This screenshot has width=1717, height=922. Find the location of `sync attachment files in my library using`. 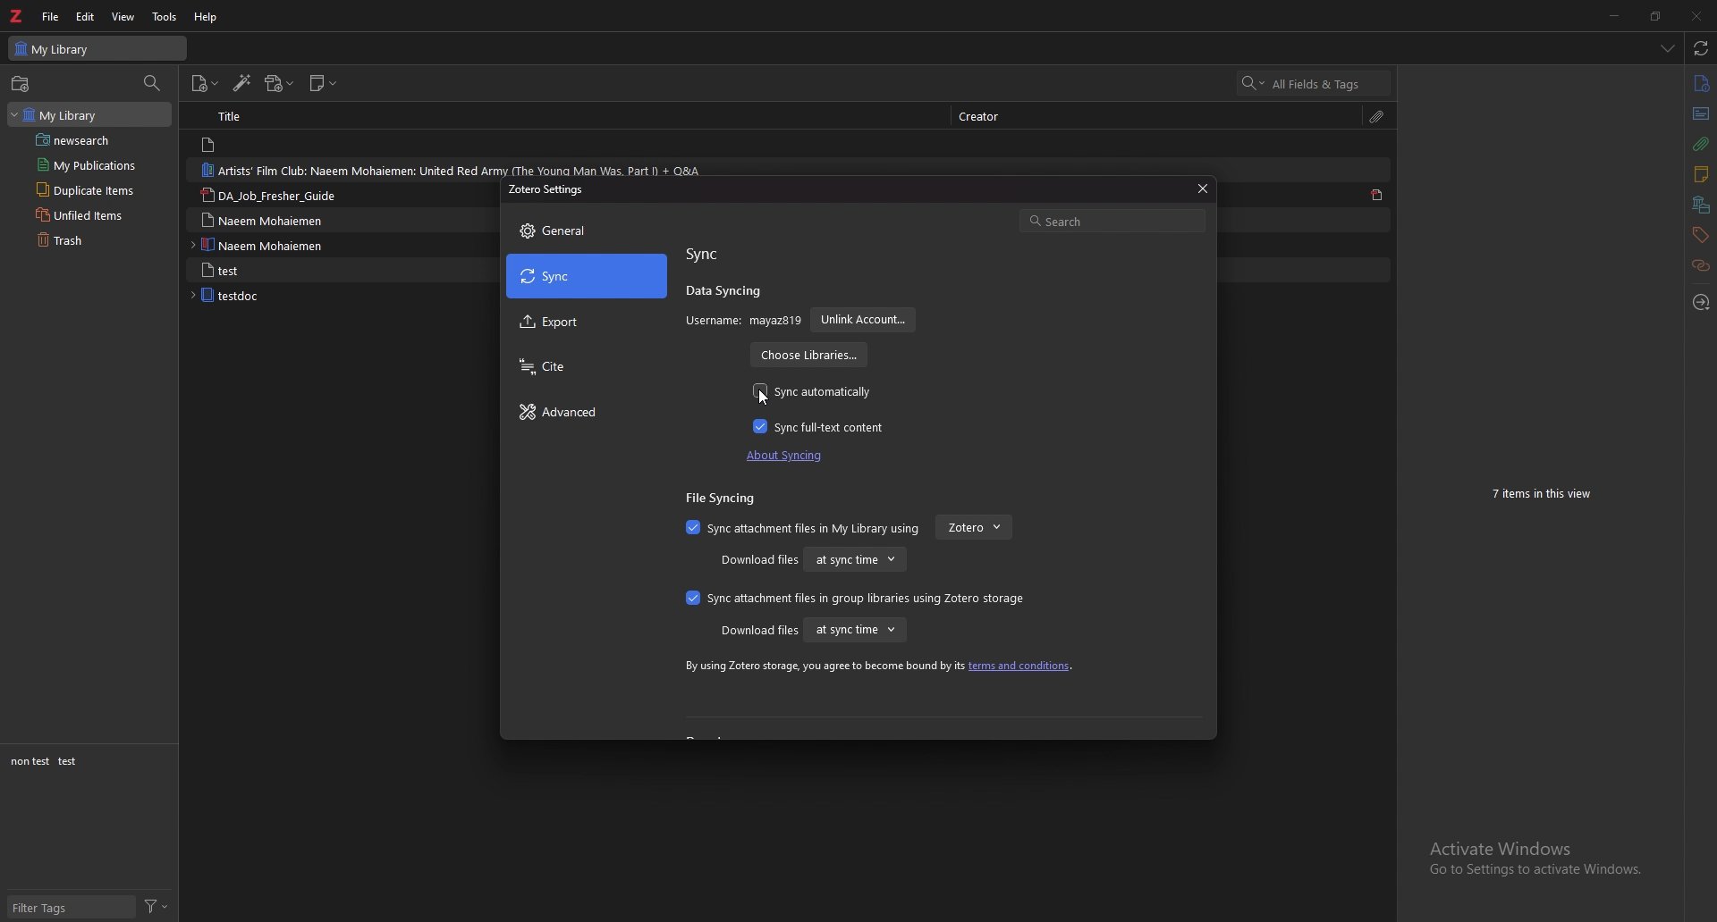

sync attachment files in my library using is located at coordinates (803, 528).